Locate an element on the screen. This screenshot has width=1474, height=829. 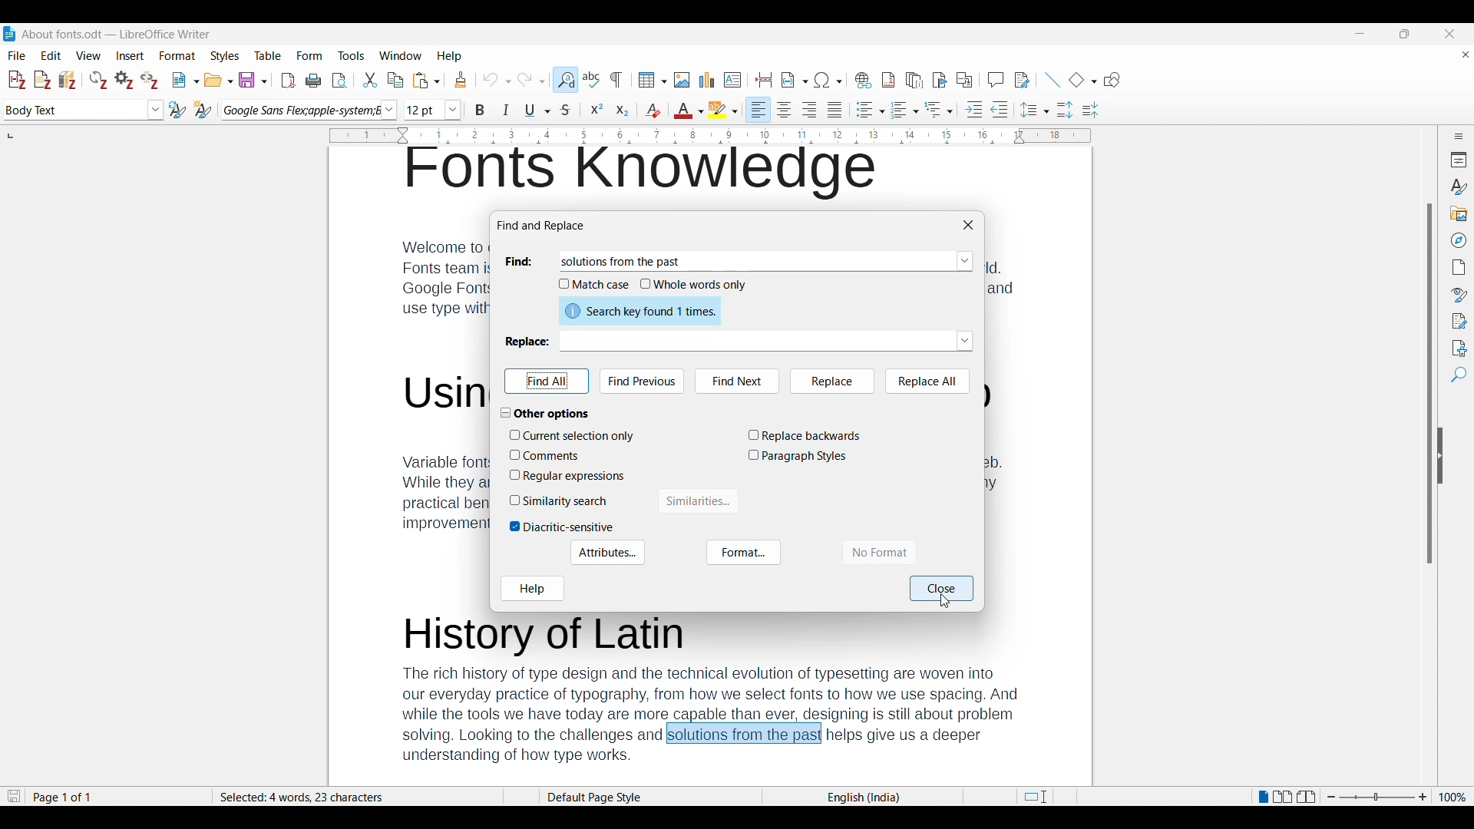
Toggle for Paragraph Styles is located at coordinates (798, 457).